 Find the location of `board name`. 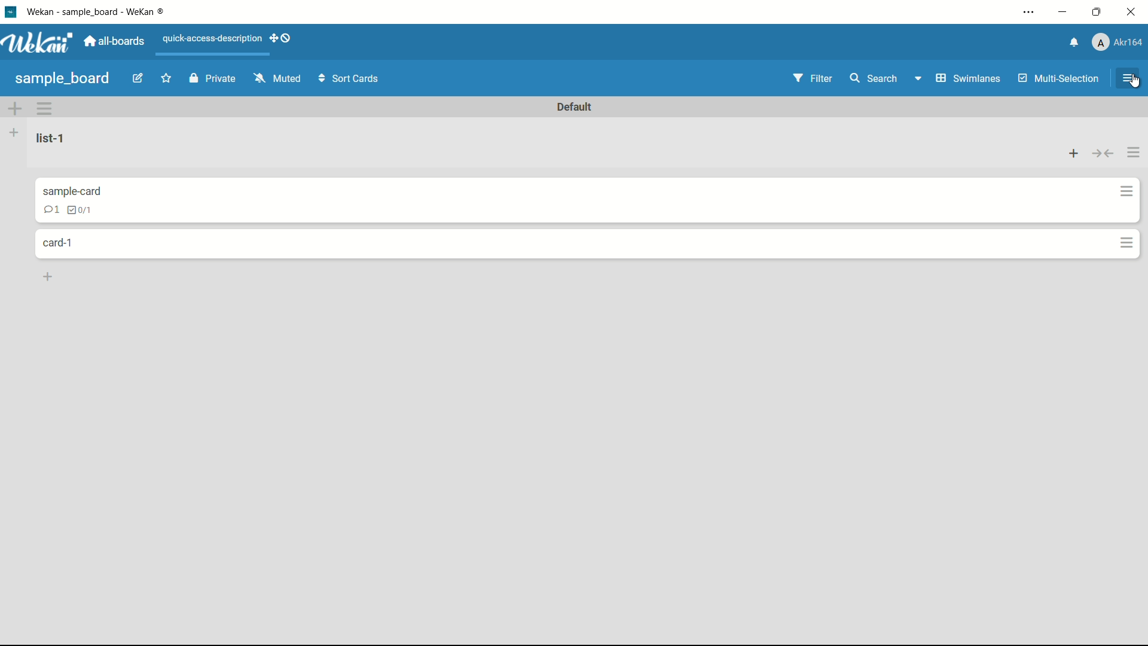

board name is located at coordinates (63, 78).